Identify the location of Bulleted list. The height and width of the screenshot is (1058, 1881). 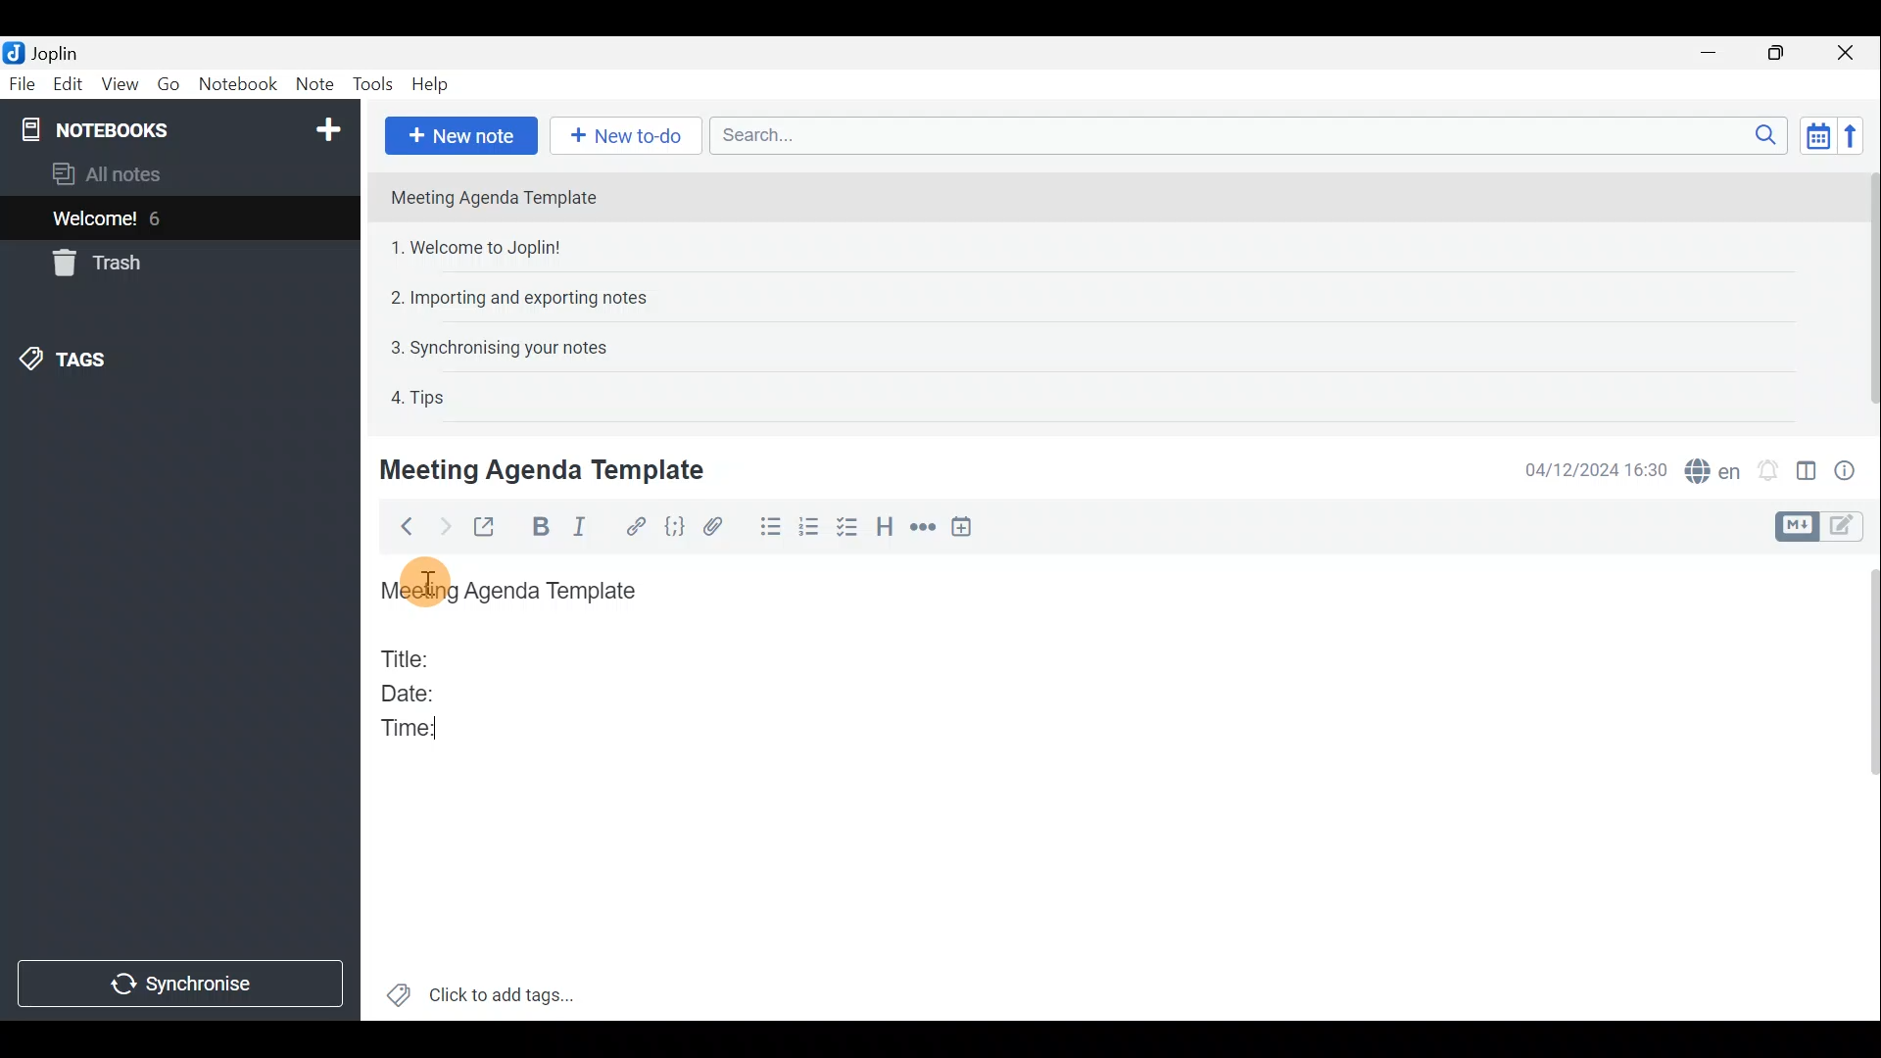
(769, 527).